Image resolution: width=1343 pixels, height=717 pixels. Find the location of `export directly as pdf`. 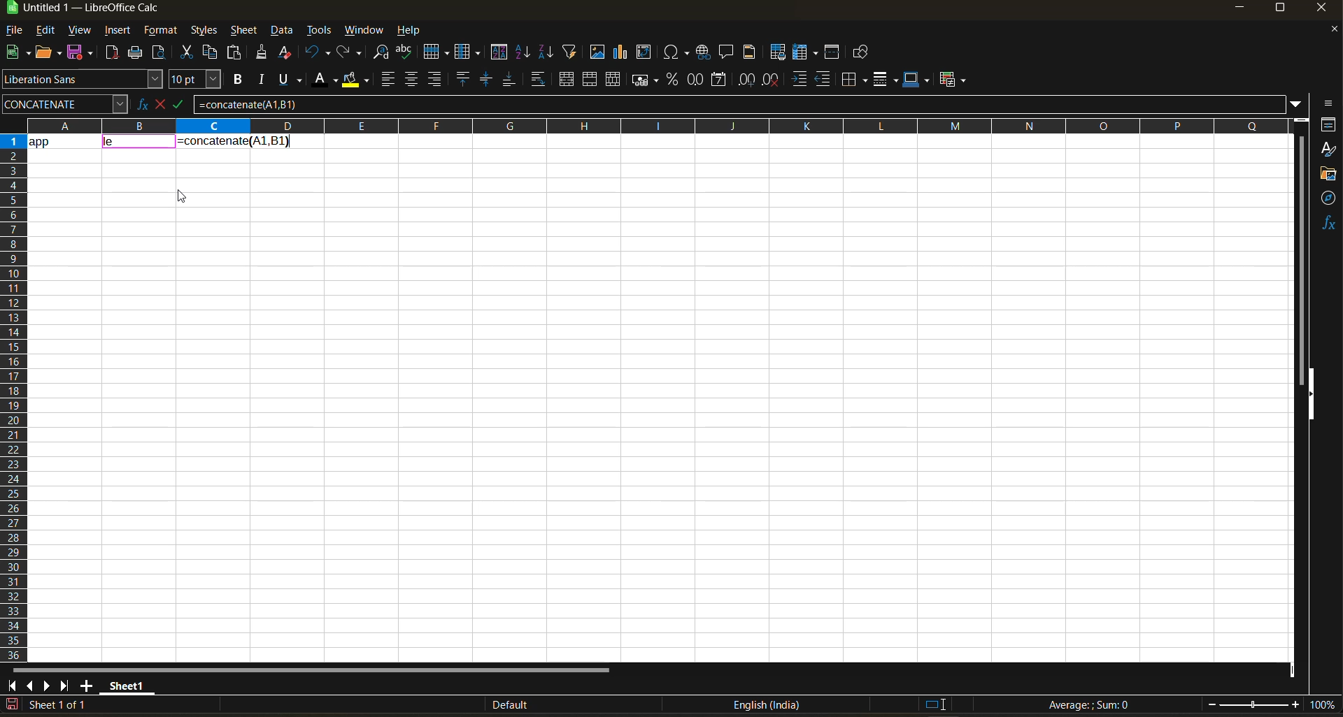

export directly as pdf is located at coordinates (111, 54).